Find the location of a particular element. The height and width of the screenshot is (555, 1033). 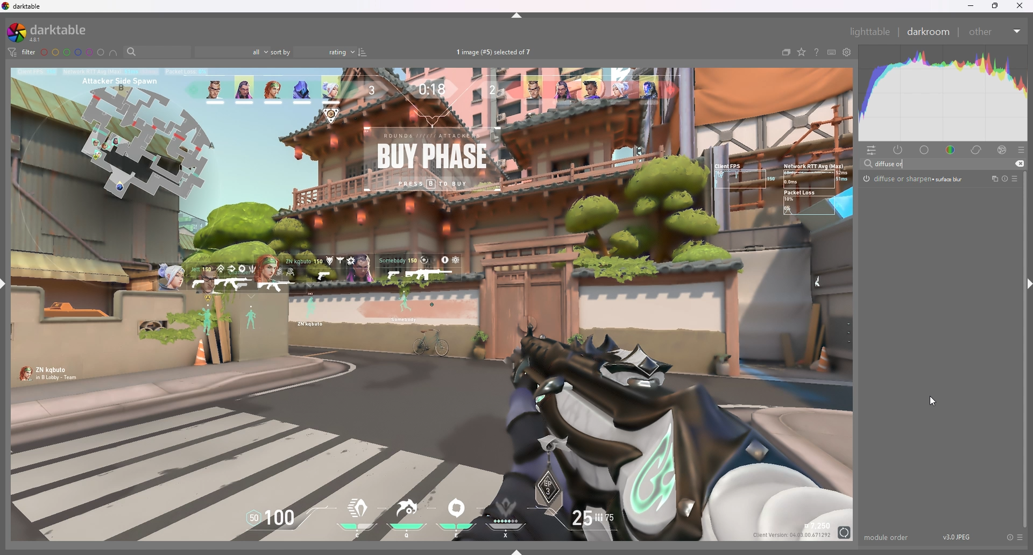

quick access panel is located at coordinates (872, 150).